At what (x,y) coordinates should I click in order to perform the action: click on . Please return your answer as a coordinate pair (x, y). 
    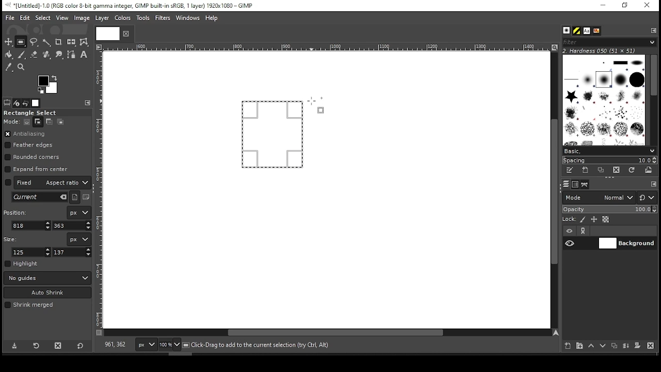
    Looking at the image, I should click on (325, 48).